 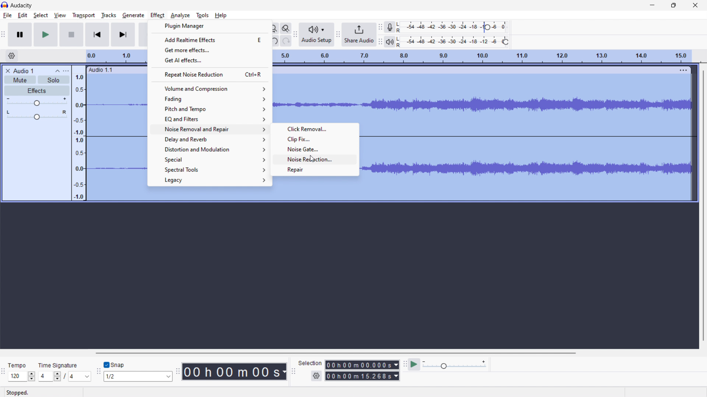 I want to click on play, so click(x=46, y=35).